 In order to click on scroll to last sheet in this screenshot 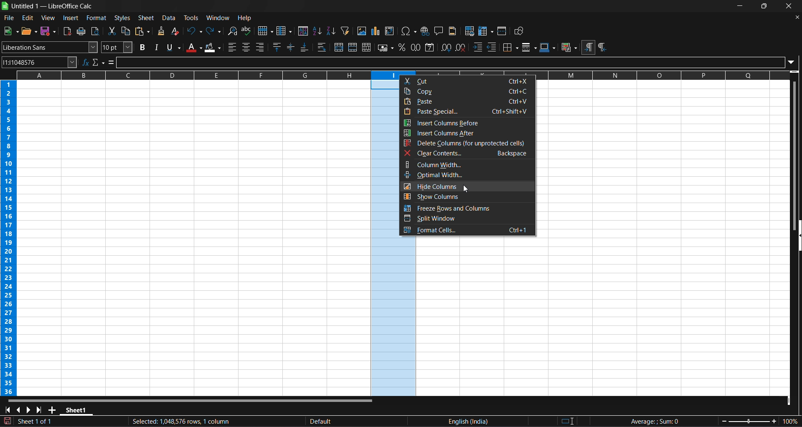, I will do `click(41, 409)`.